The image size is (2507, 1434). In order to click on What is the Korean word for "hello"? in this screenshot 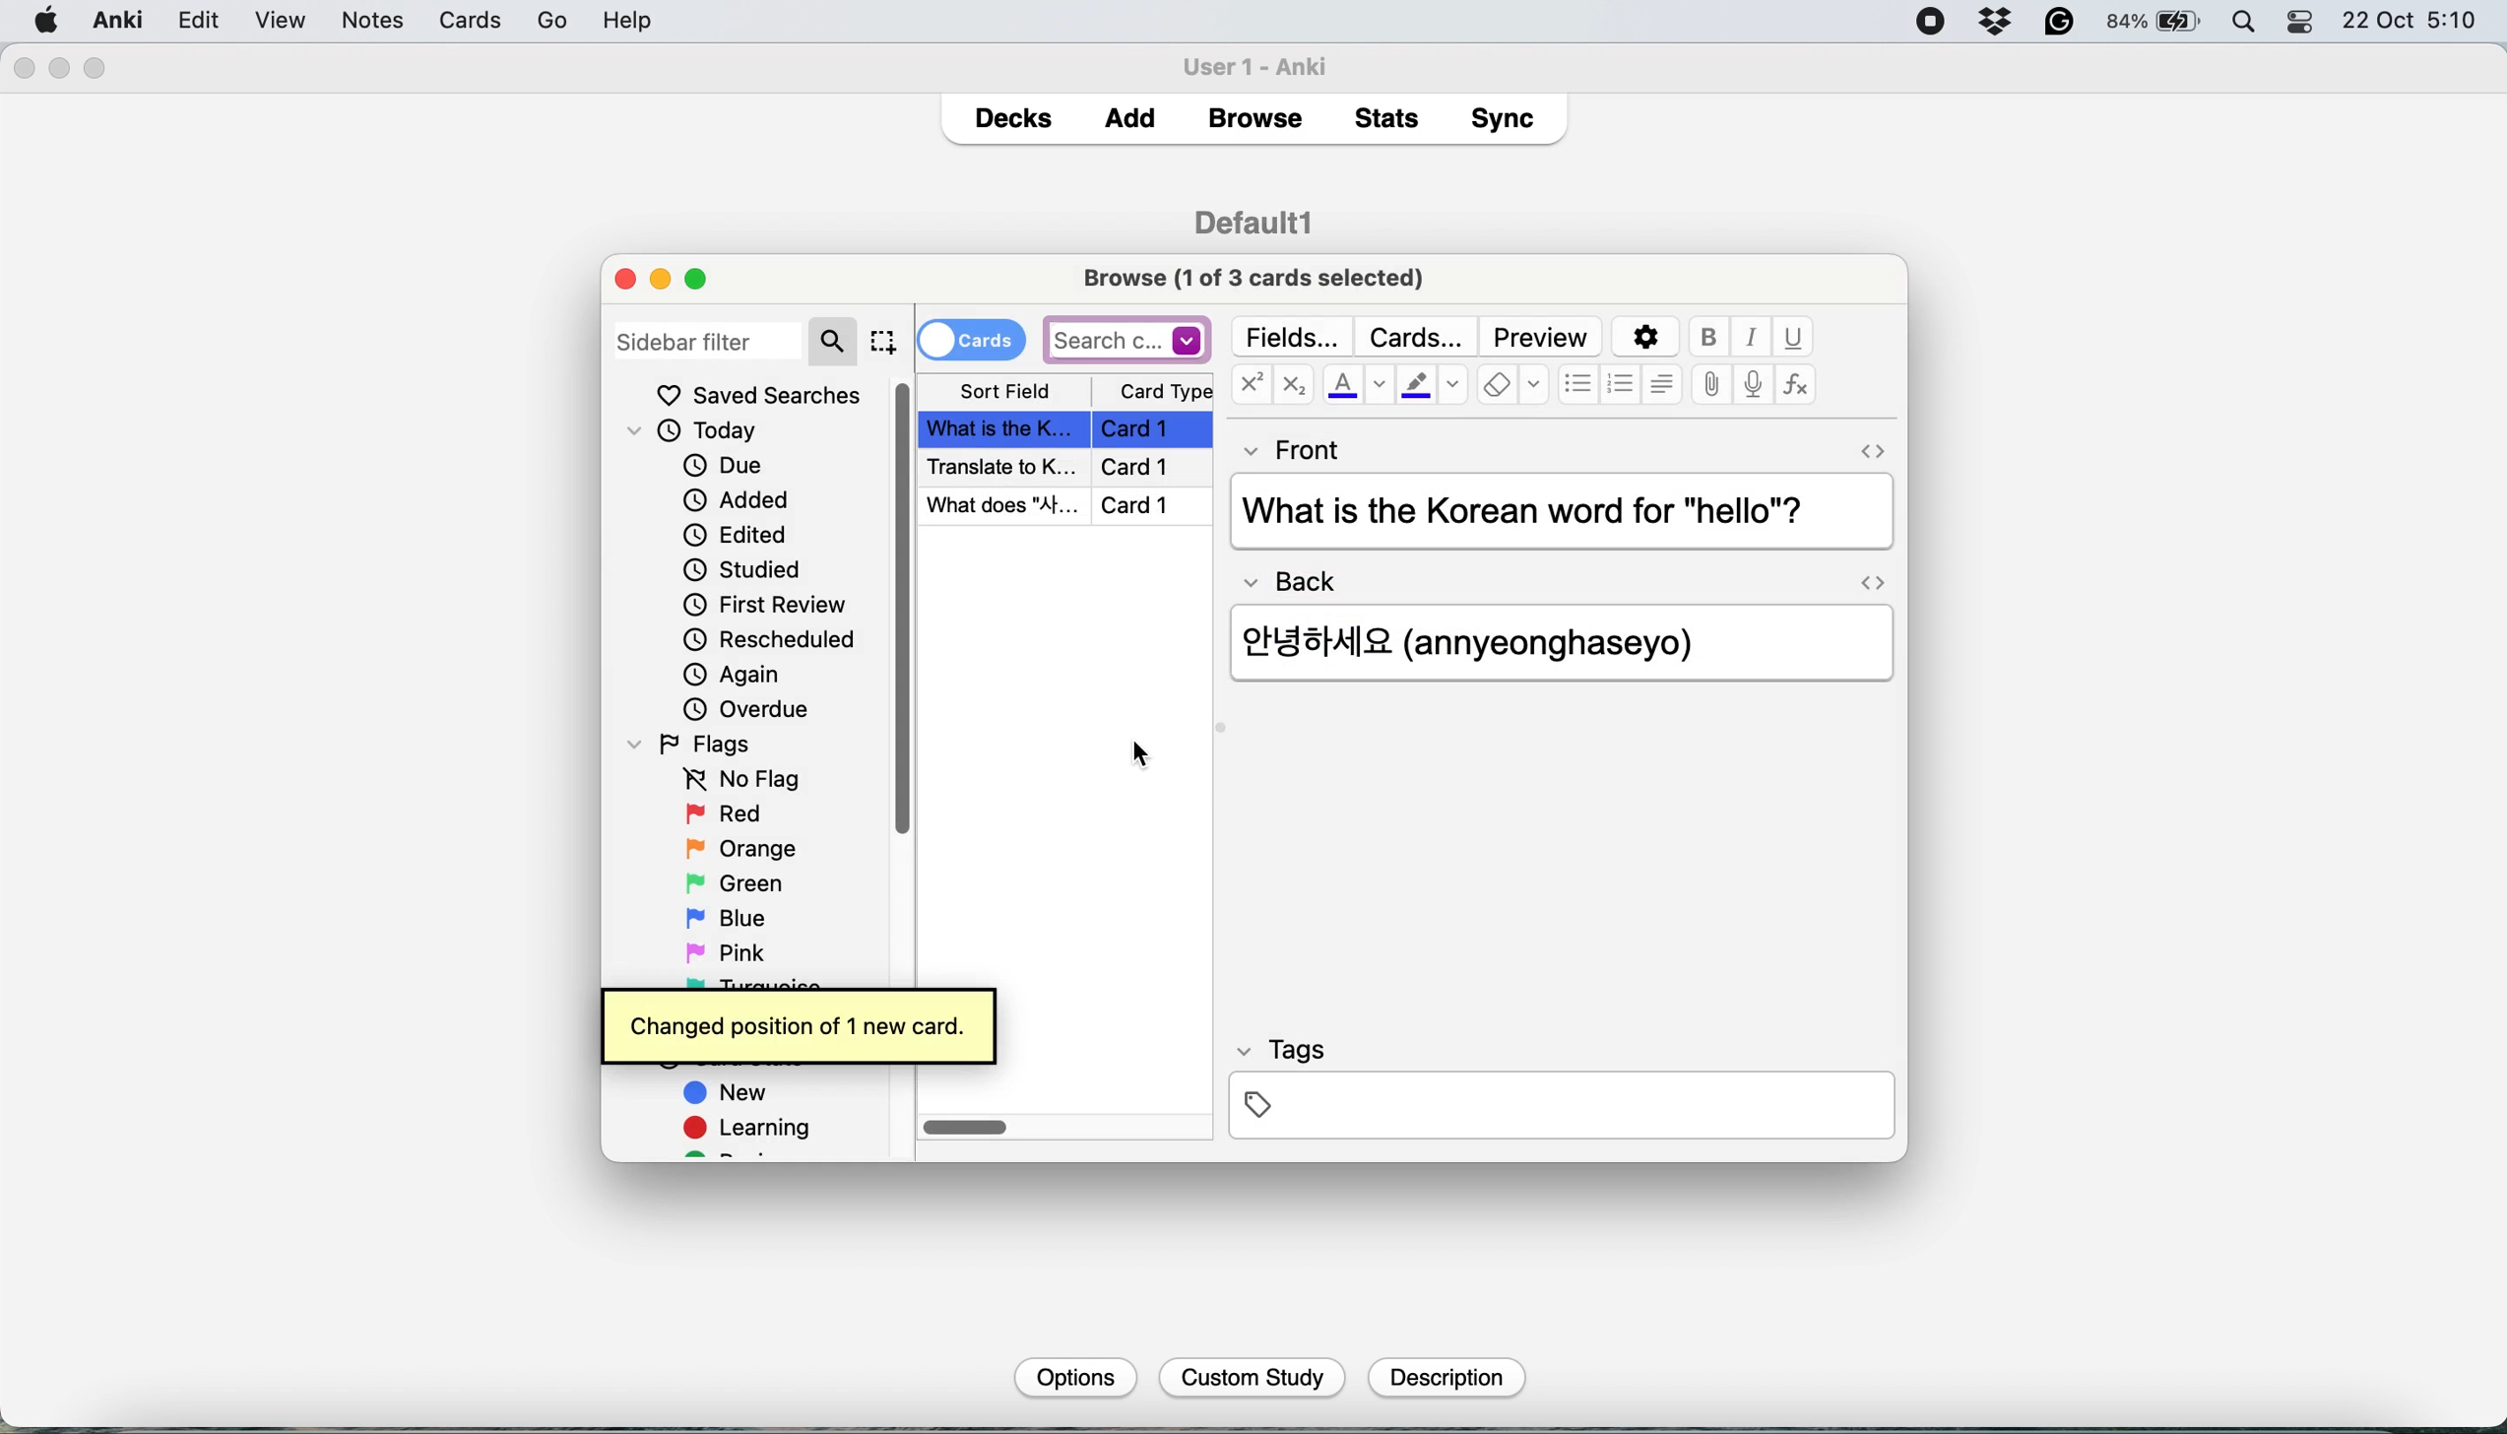, I will do `click(1557, 513)`.